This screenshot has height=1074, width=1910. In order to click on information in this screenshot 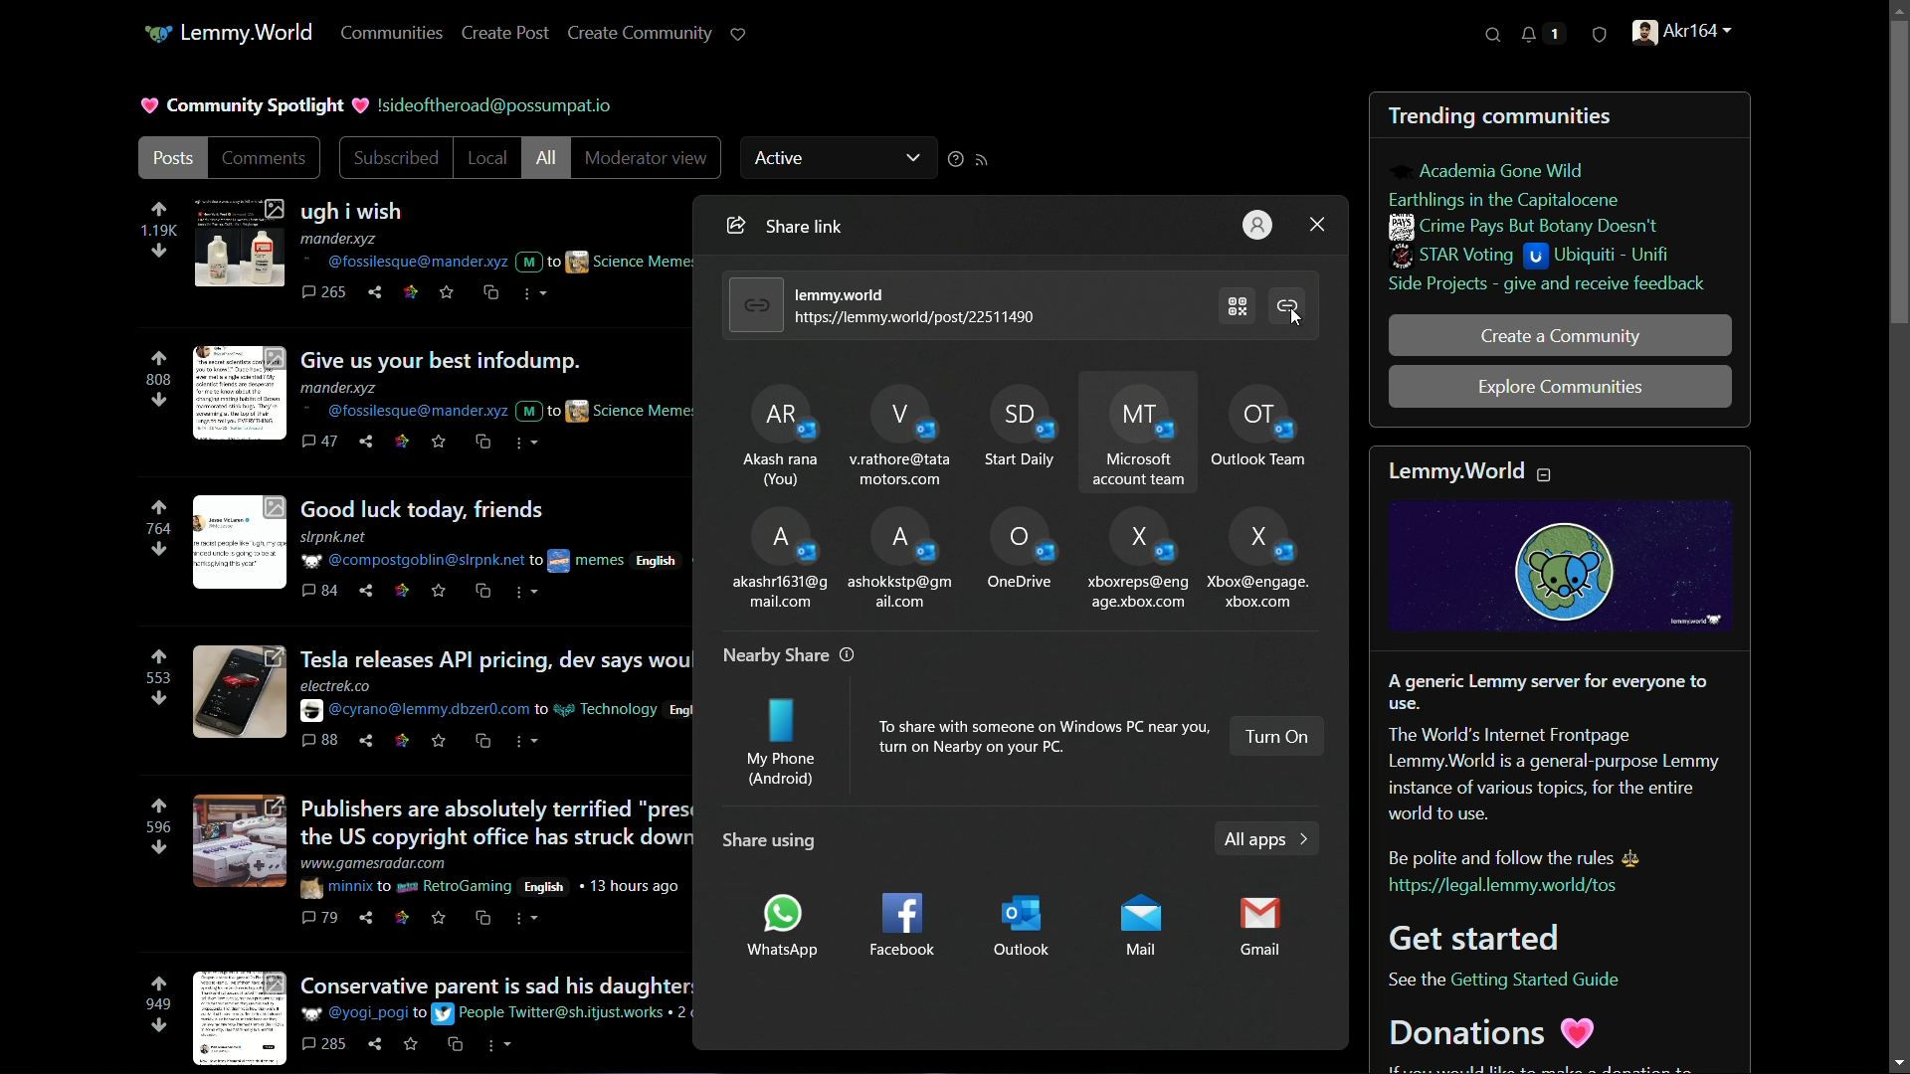, I will do `click(849, 654)`.